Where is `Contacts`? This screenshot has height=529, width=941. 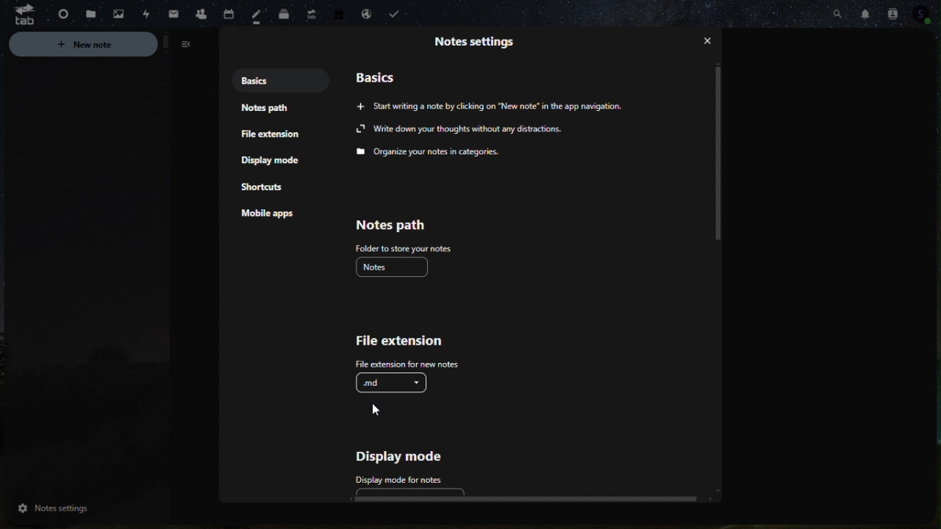
Contacts is located at coordinates (892, 12).